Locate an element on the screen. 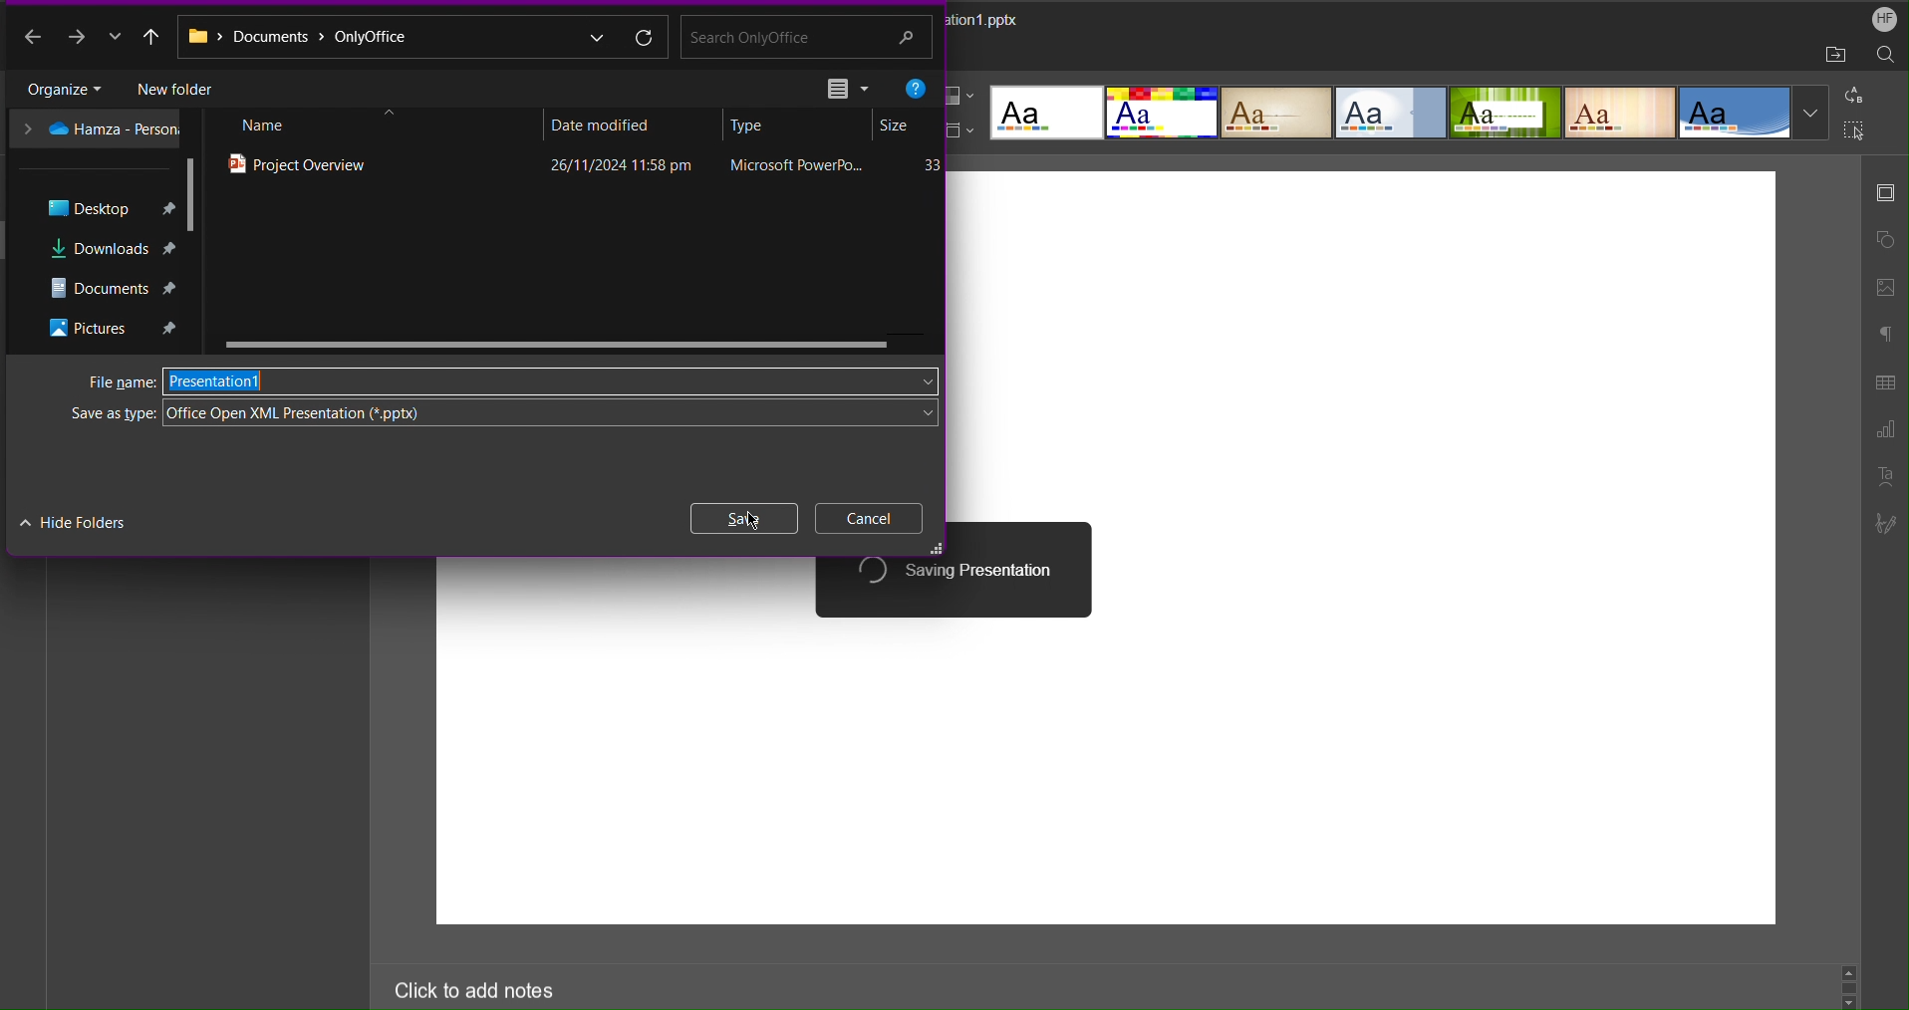  Next is located at coordinates (77, 36).